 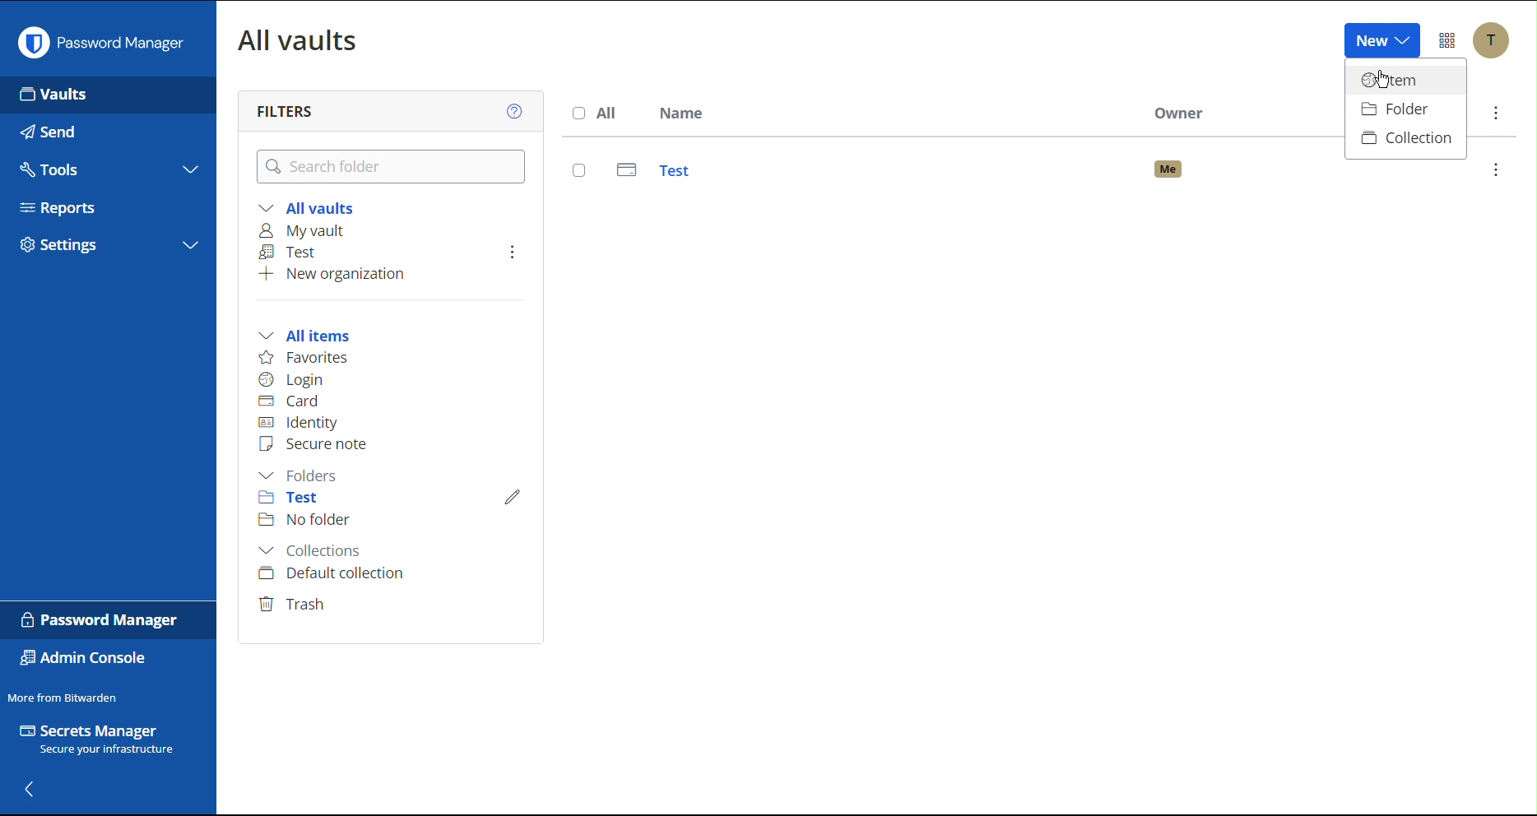 I want to click on Name, so click(x=680, y=115).